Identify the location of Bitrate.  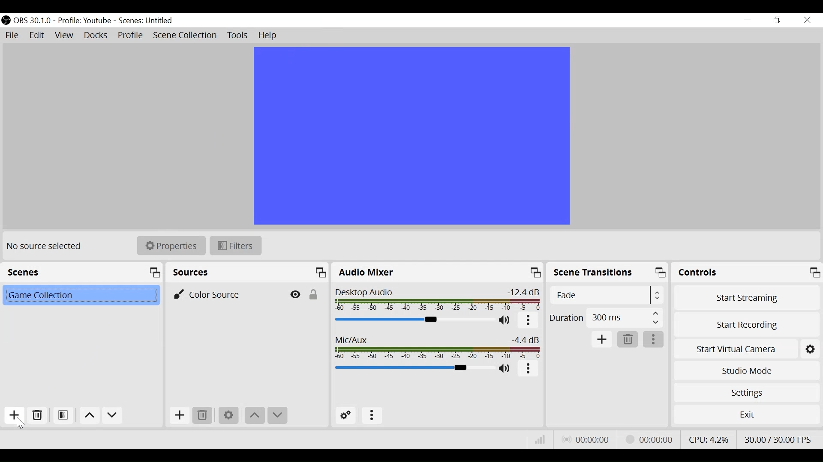
(539, 439).